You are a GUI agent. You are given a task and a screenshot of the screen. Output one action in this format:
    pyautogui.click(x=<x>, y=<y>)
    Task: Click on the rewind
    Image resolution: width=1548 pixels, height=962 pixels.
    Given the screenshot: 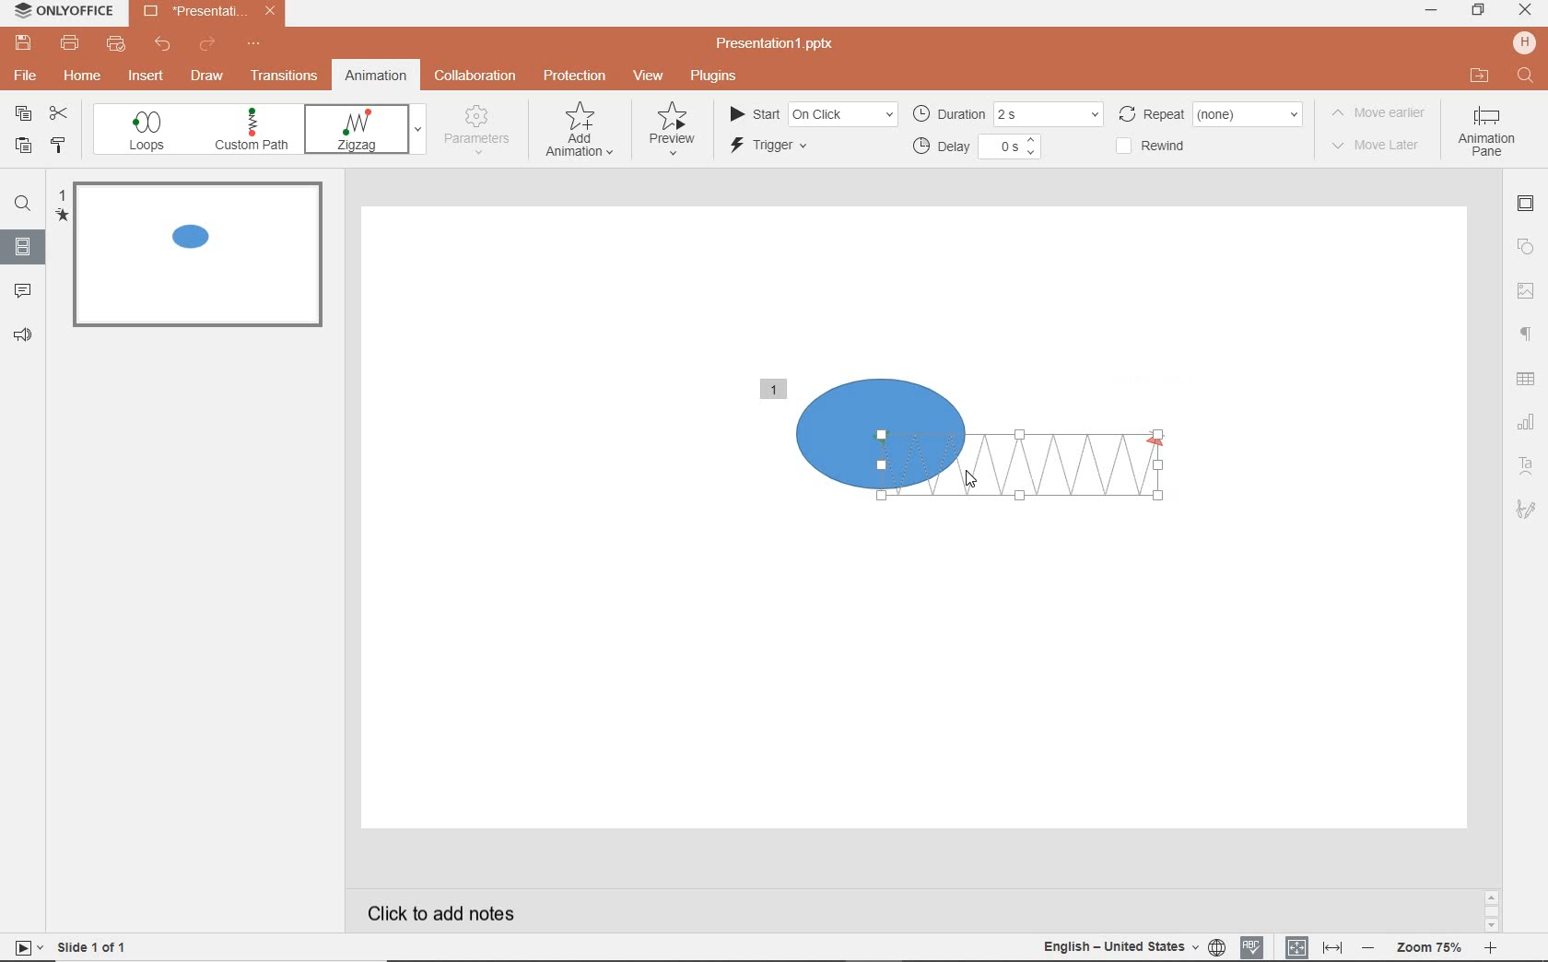 What is the action you would take?
    pyautogui.click(x=1162, y=147)
    